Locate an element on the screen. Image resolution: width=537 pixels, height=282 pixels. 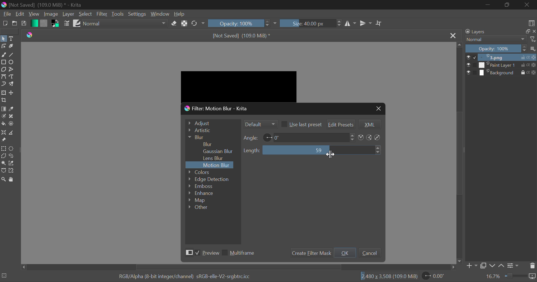
16.7% is located at coordinates (493, 276).